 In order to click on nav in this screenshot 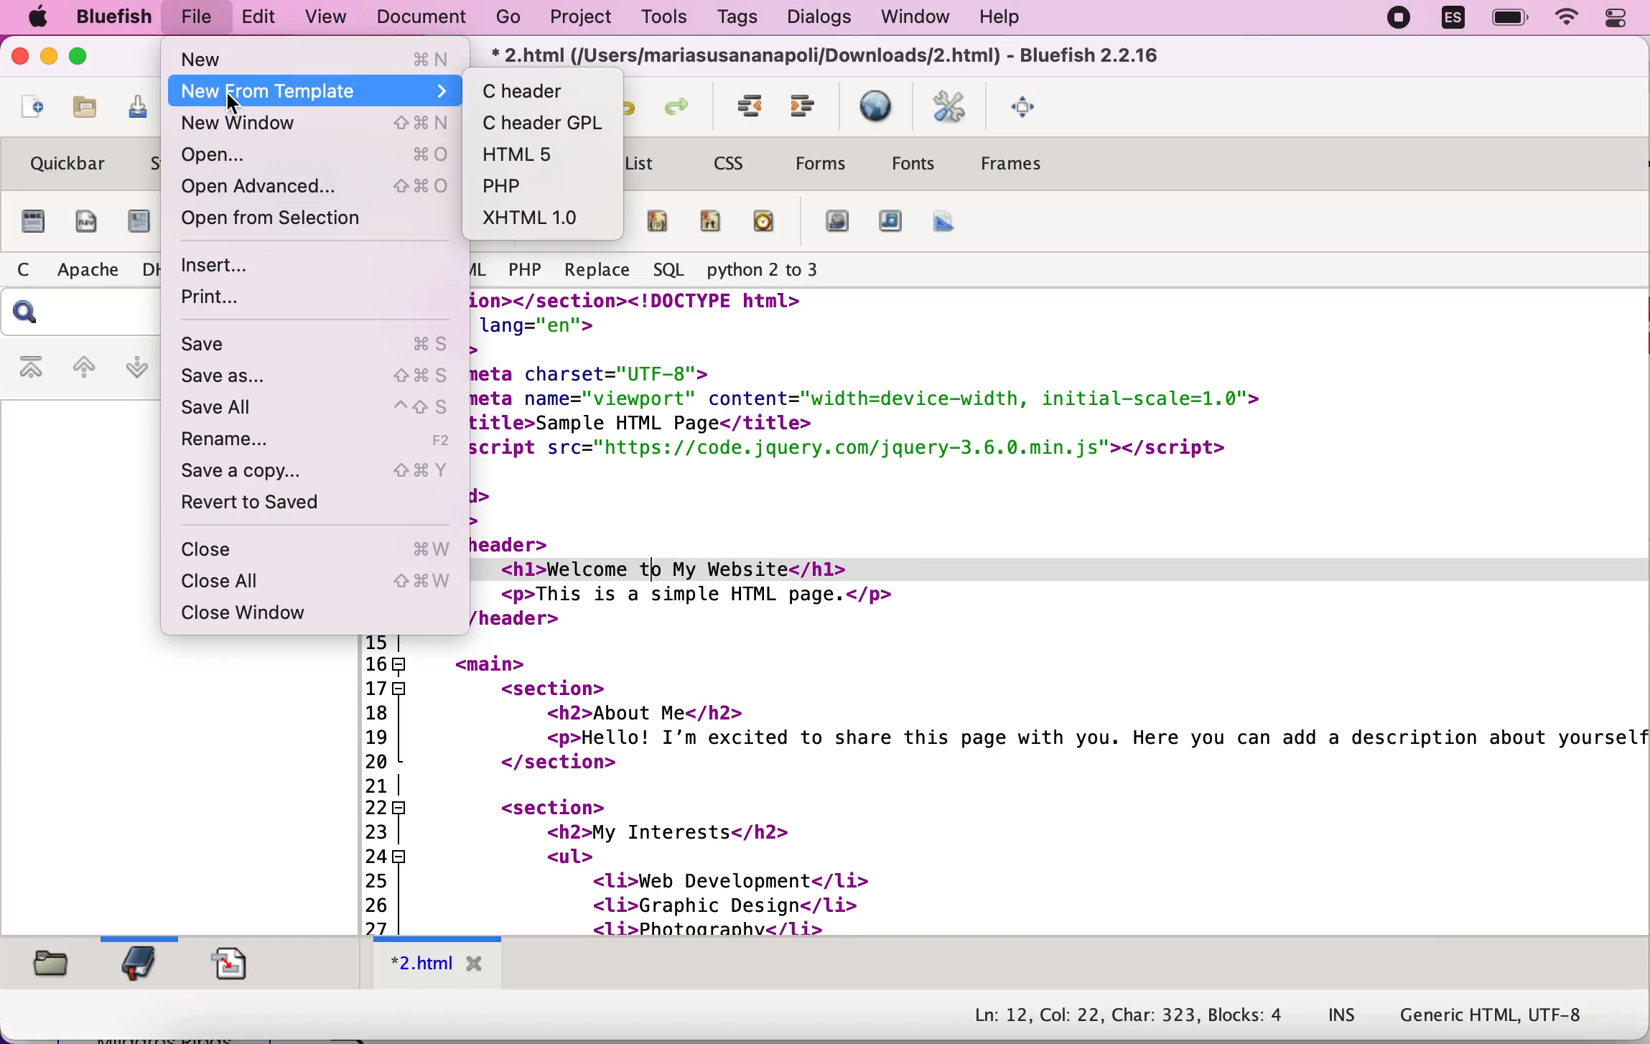, I will do `click(83, 222)`.